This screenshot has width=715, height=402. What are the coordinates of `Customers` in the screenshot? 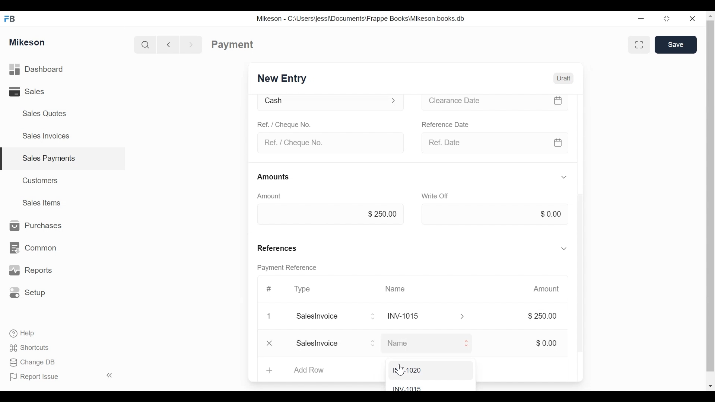 It's located at (42, 180).